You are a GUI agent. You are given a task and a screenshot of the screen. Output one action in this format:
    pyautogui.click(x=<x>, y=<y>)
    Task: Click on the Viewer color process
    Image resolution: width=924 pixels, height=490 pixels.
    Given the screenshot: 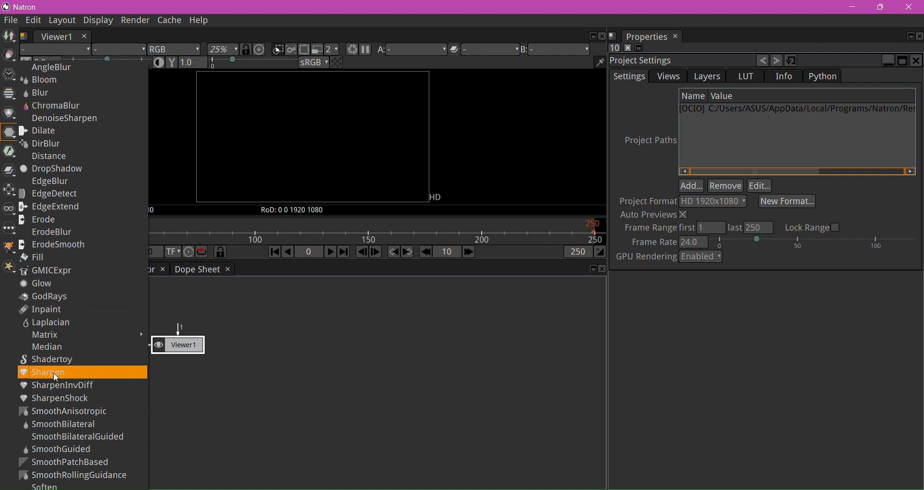 What is the action you would take?
    pyautogui.click(x=314, y=63)
    